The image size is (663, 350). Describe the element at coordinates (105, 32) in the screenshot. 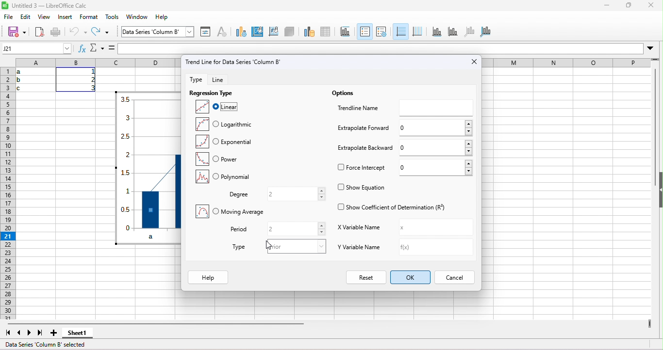

I see `redo` at that location.